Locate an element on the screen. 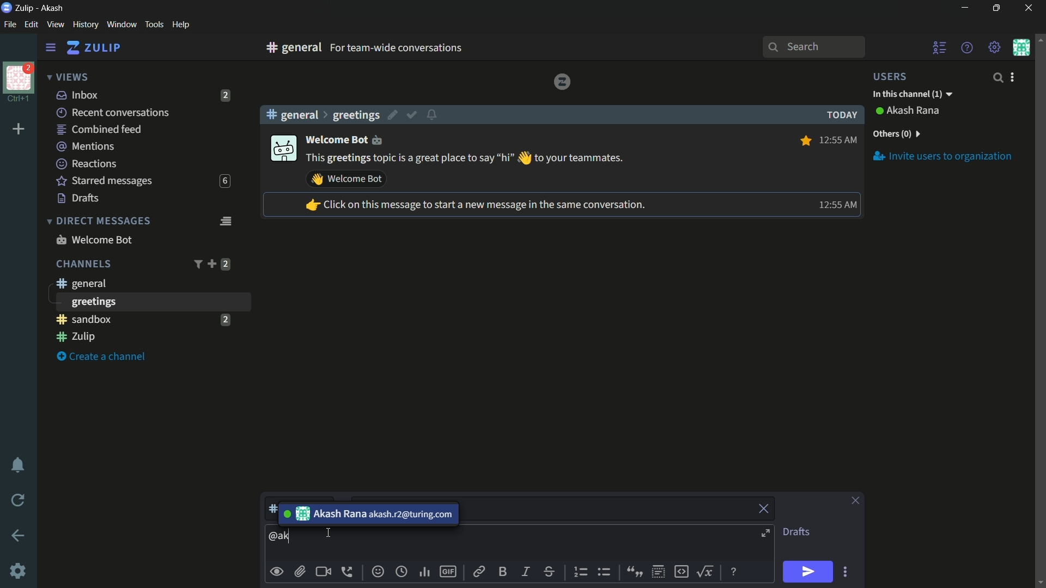  greeting channel is located at coordinates (152, 302).